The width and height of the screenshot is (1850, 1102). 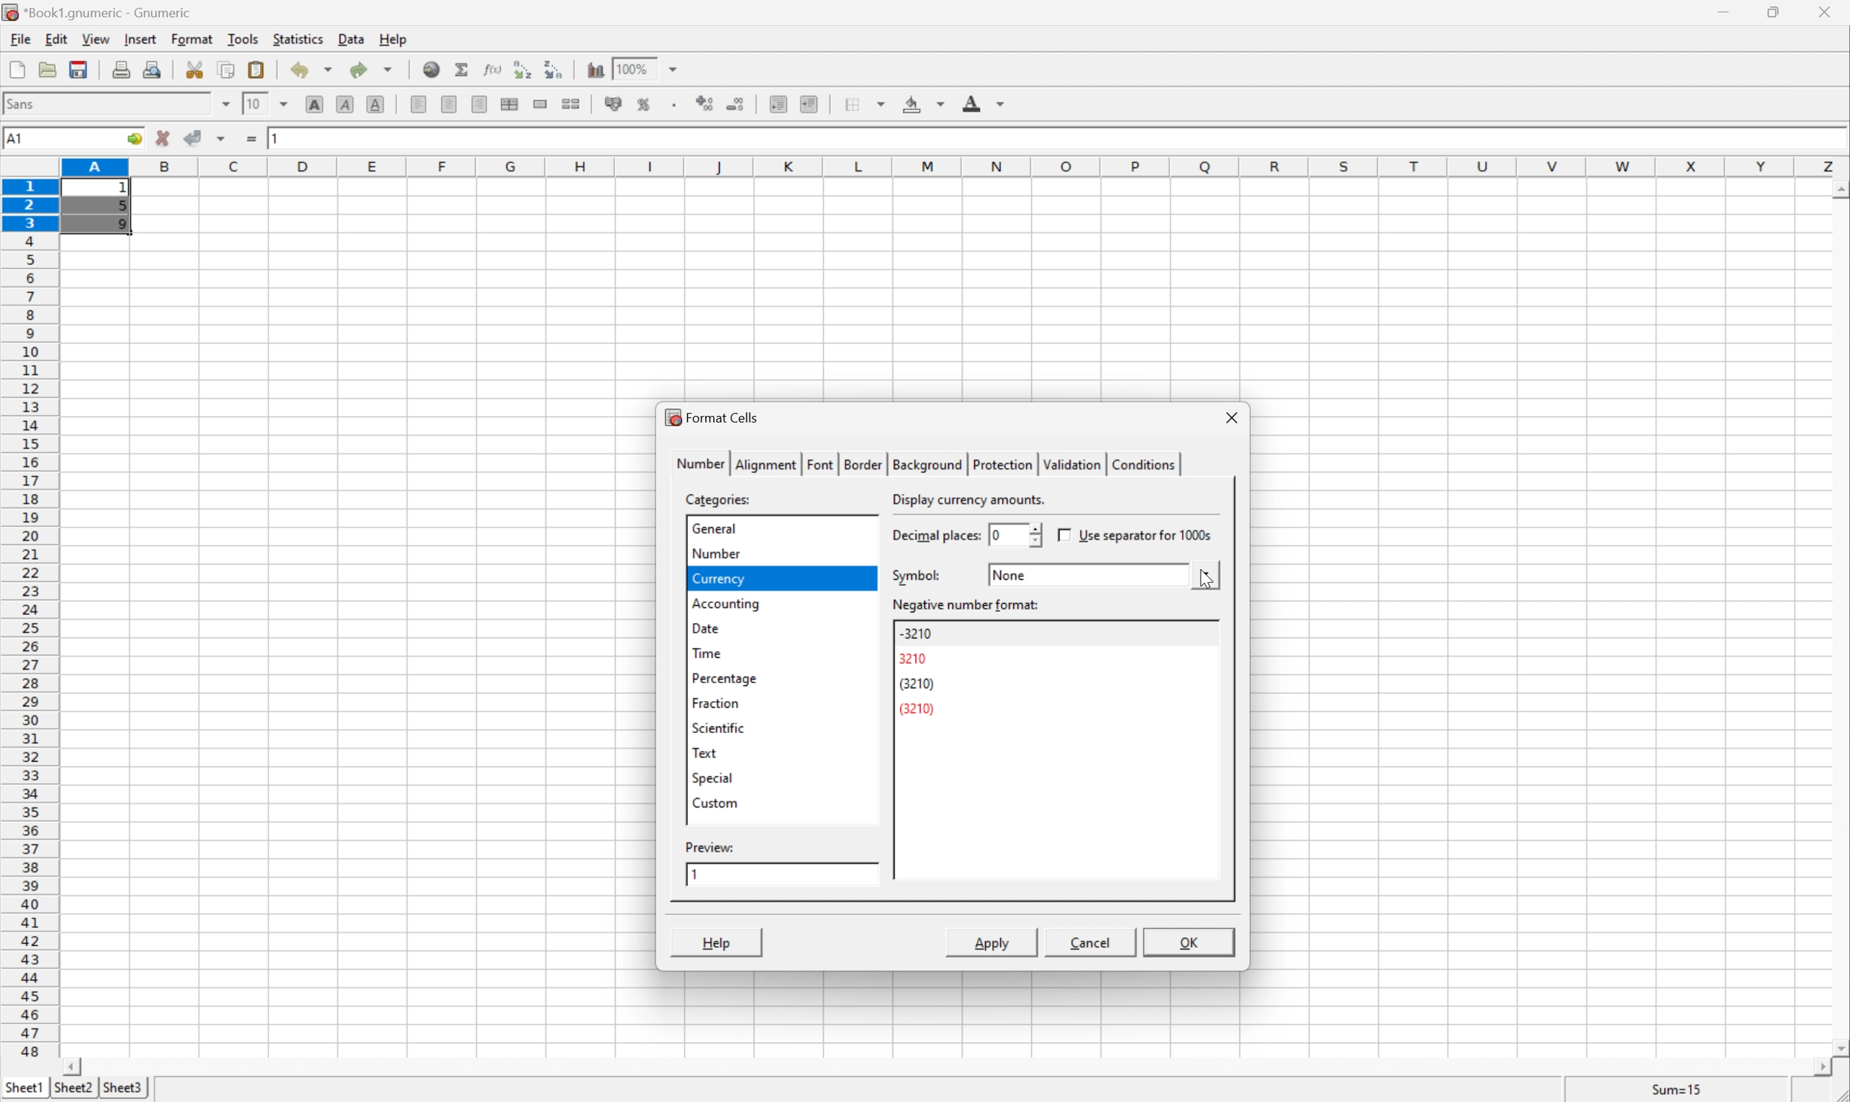 What do you see at coordinates (314, 73) in the screenshot?
I see `undo` at bounding box center [314, 73].